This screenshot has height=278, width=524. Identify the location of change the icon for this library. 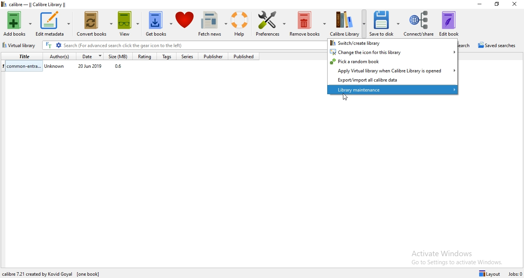
(393, 52).